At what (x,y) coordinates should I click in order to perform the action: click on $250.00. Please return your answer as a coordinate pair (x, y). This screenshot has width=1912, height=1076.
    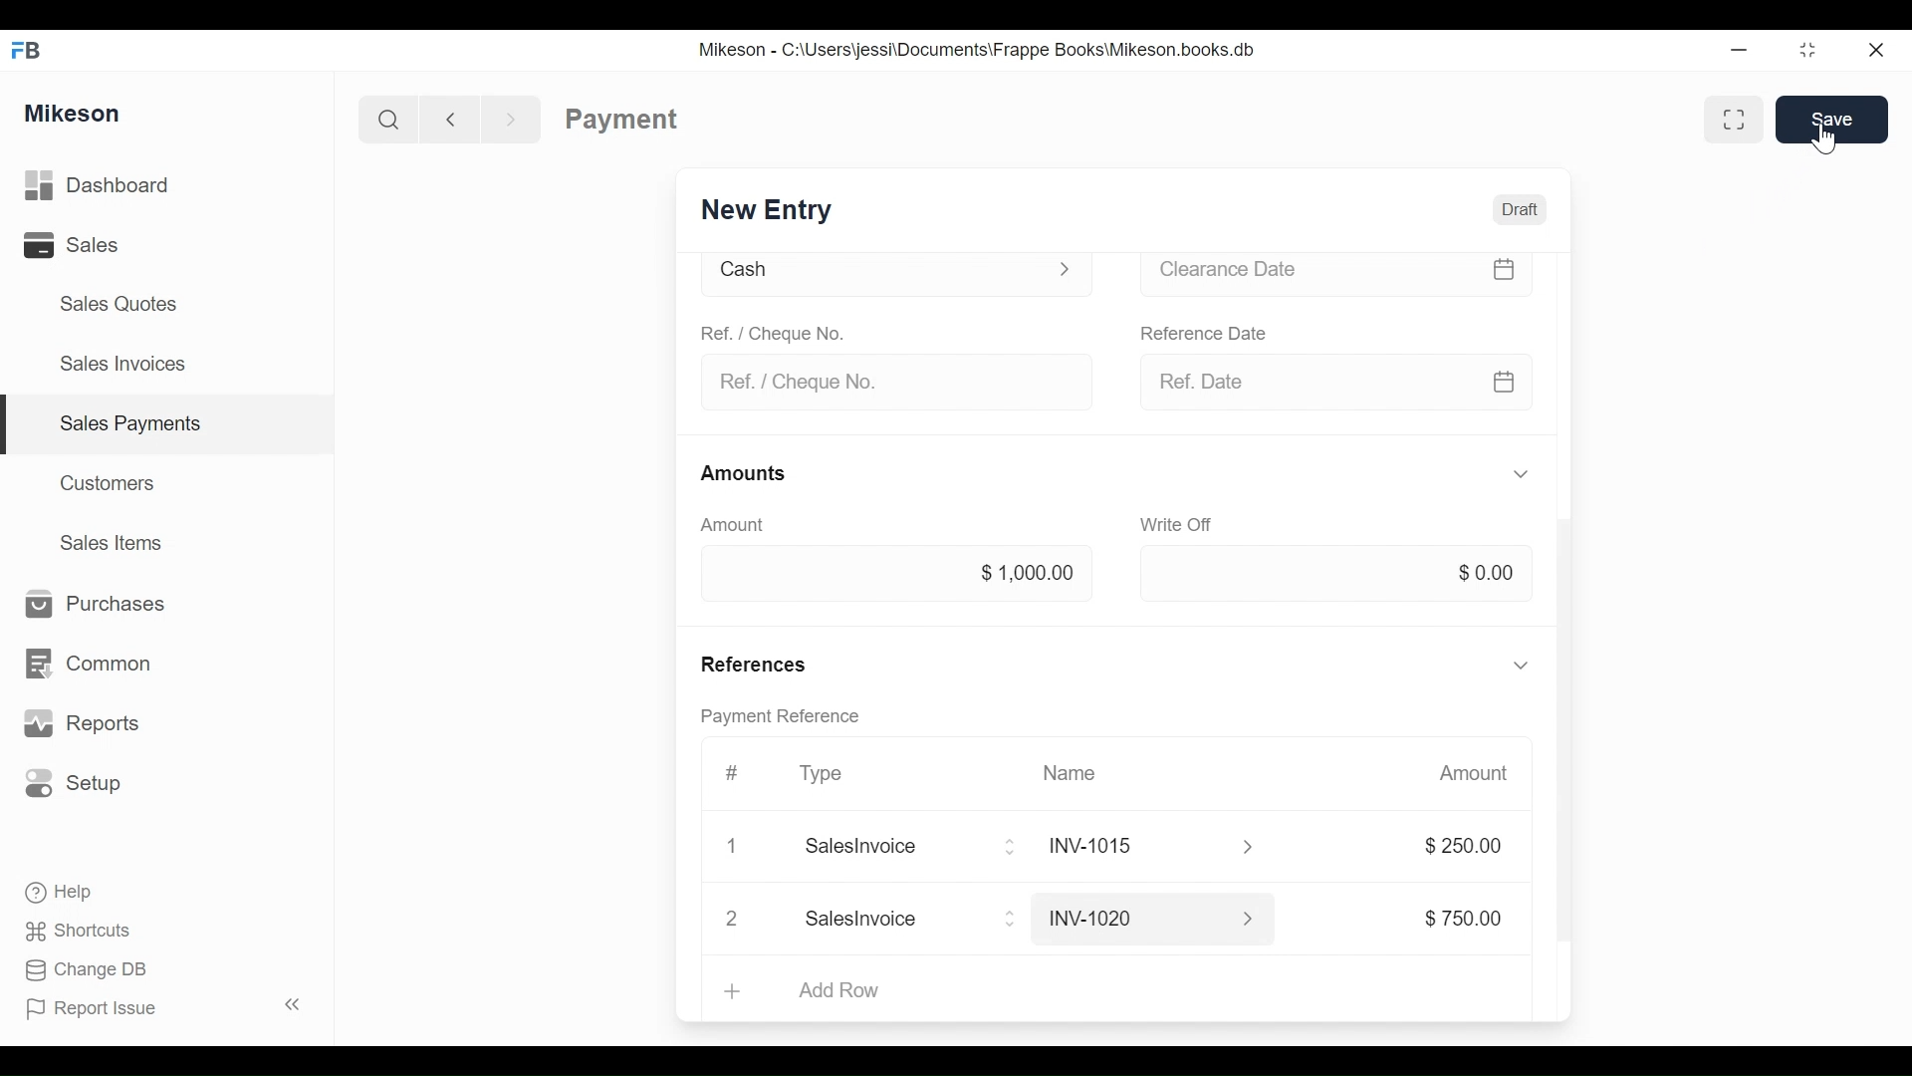
    Looking at the image, I should click on (1464, 847).